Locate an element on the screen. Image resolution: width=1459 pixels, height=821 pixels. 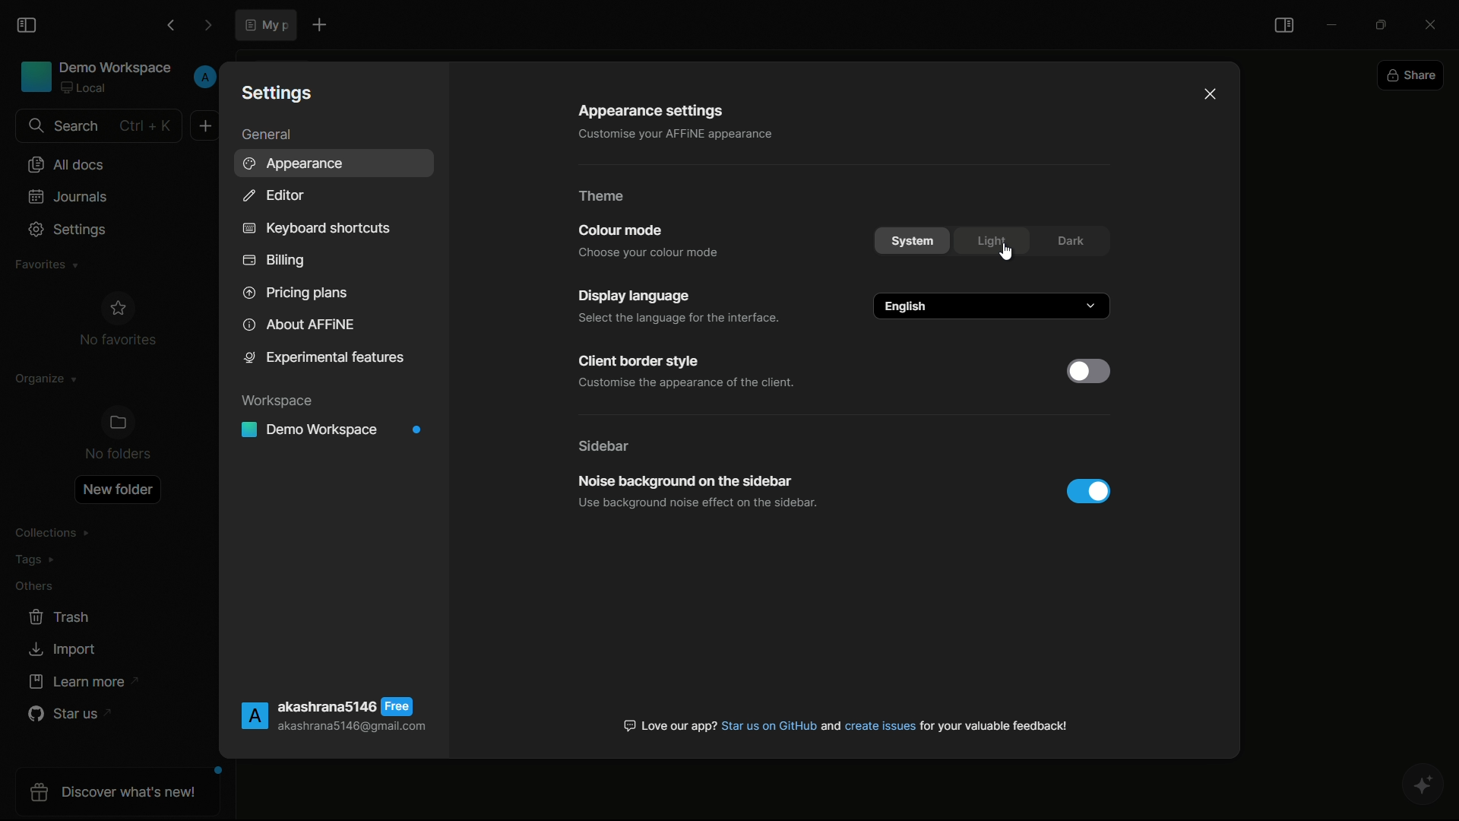
Cursor is located at coordinates (1005, 253).